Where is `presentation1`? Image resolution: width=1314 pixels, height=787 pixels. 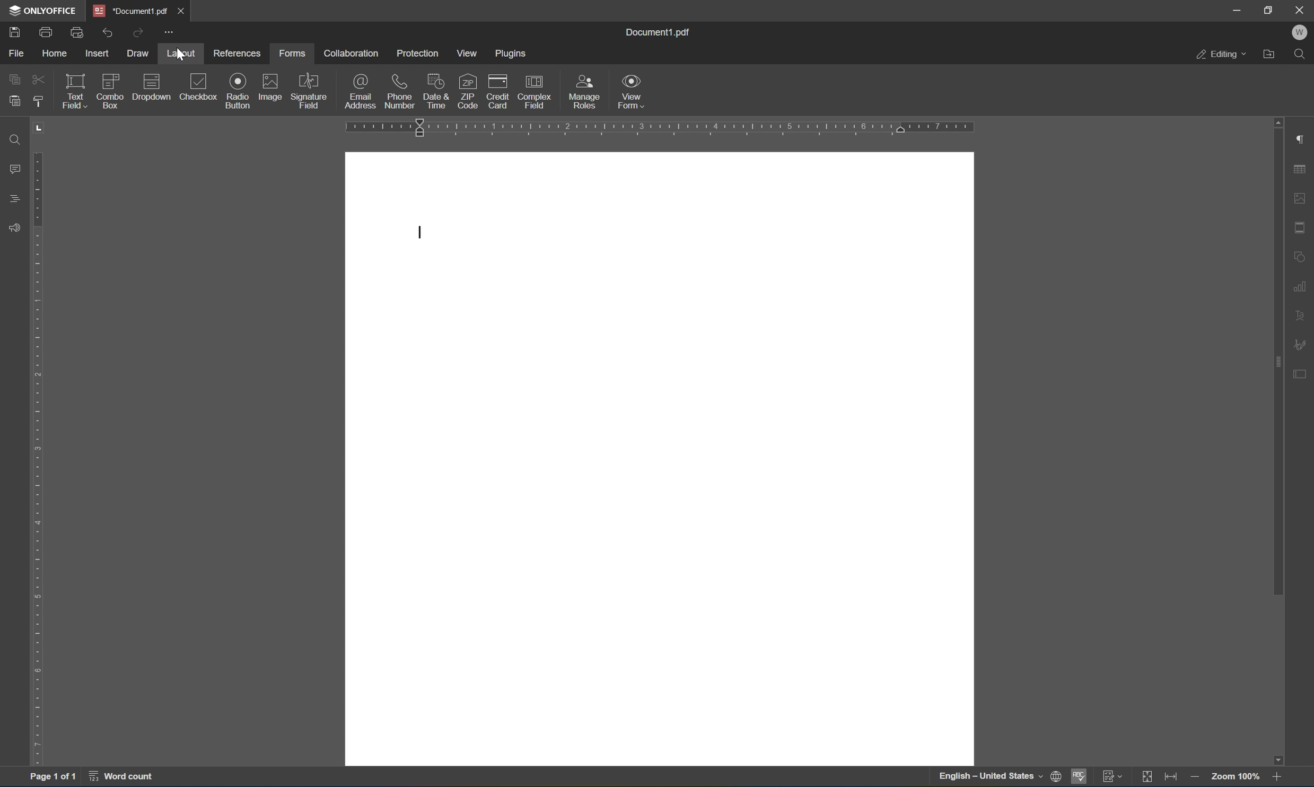
presentation1 is located at coordinates (130, 10).